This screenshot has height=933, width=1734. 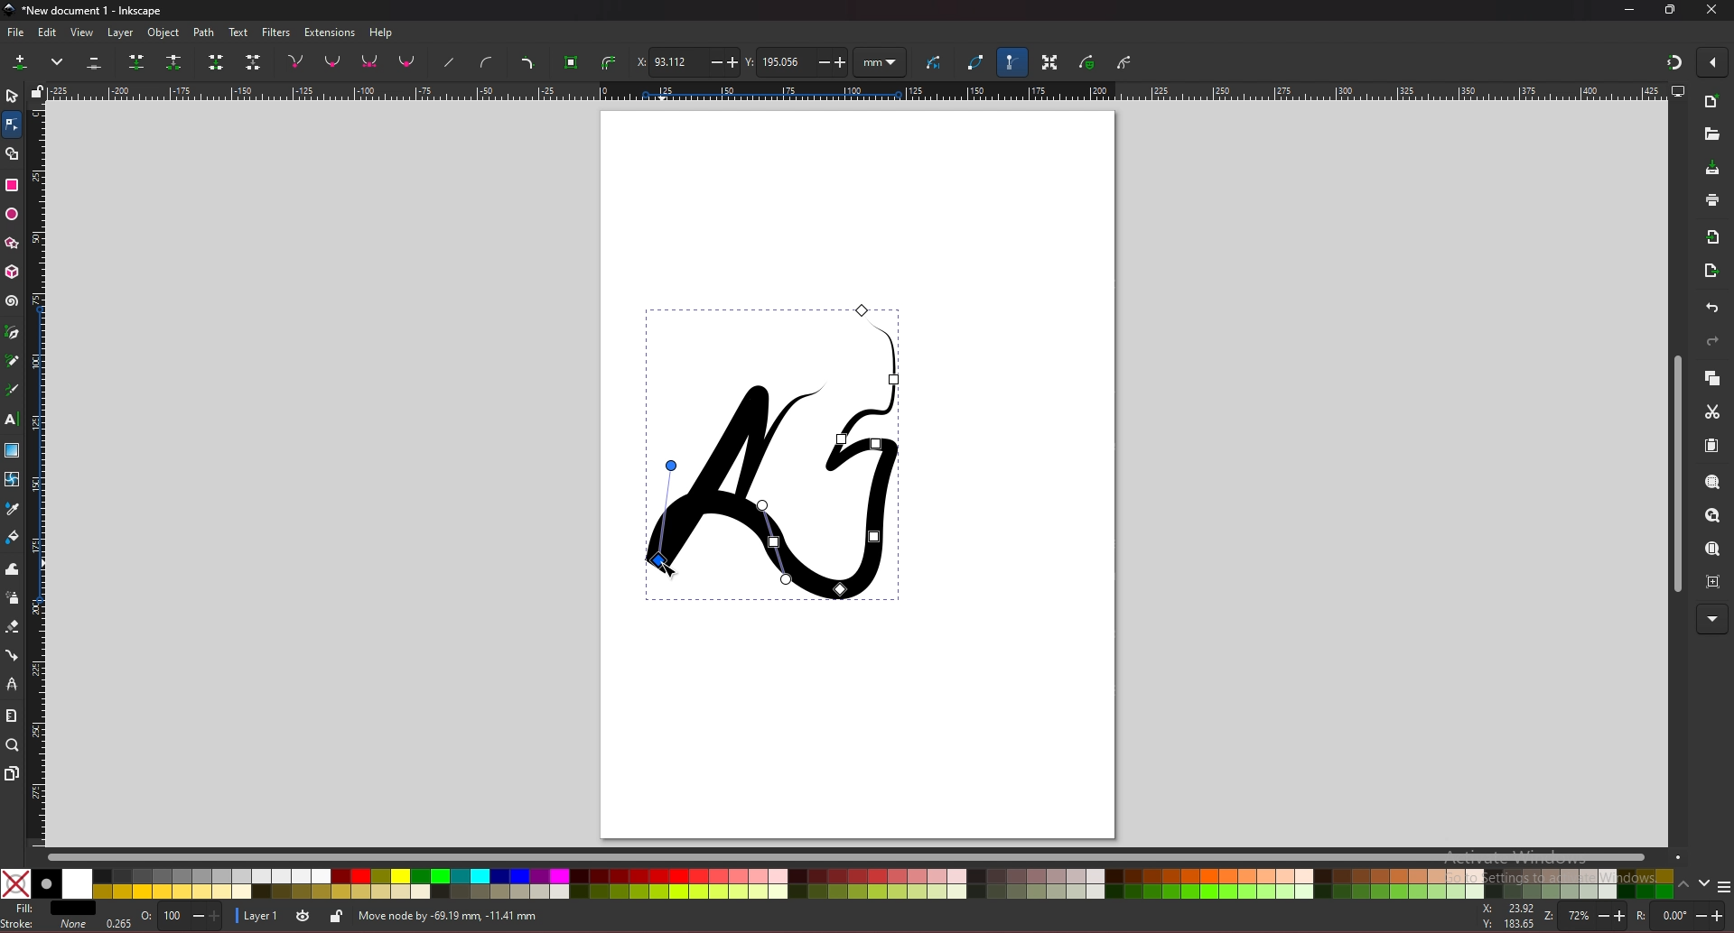 What do you see at coordinates (527, 63) in the screenshot?
I see `add corners lpe` at bounding box center [527, 63].